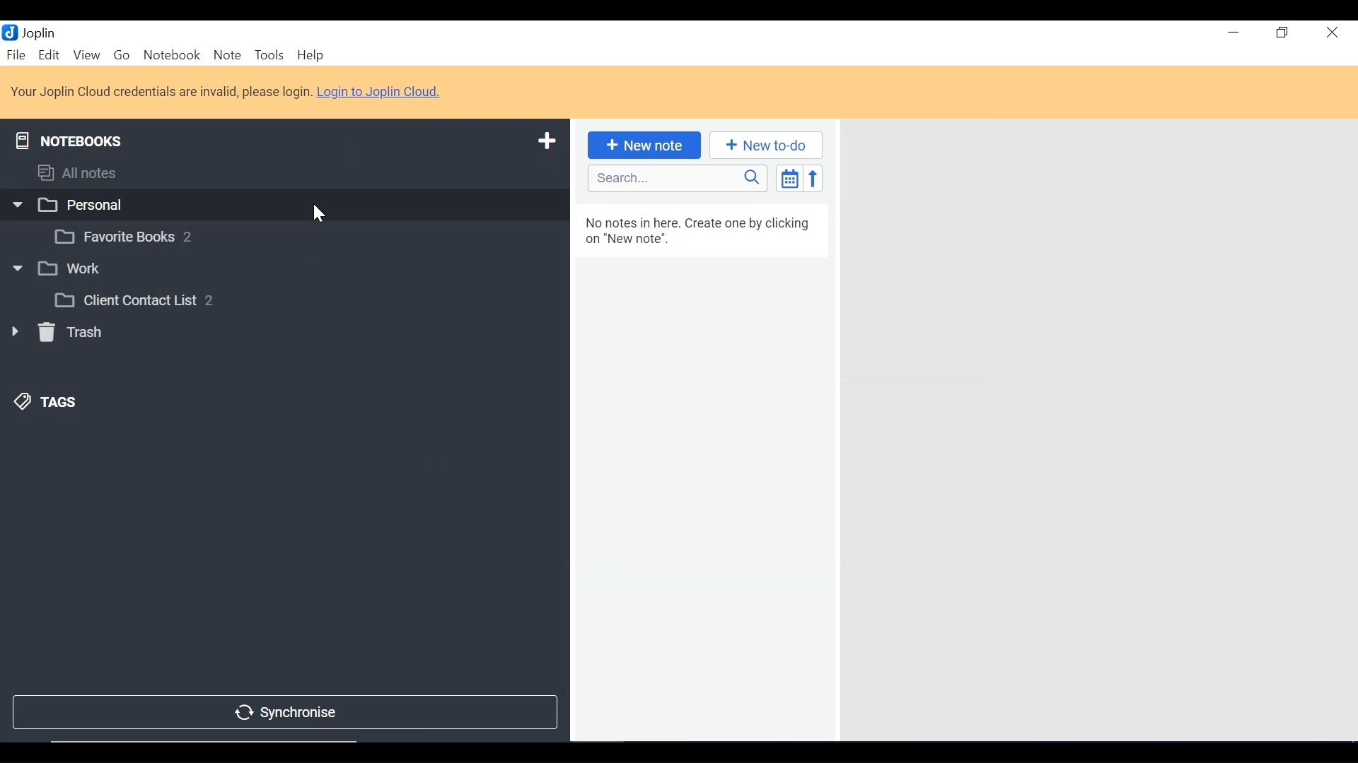  What do you see at coordinates (86, 56) in the screenshot?
I see `View` at bounding box center [86, 56].